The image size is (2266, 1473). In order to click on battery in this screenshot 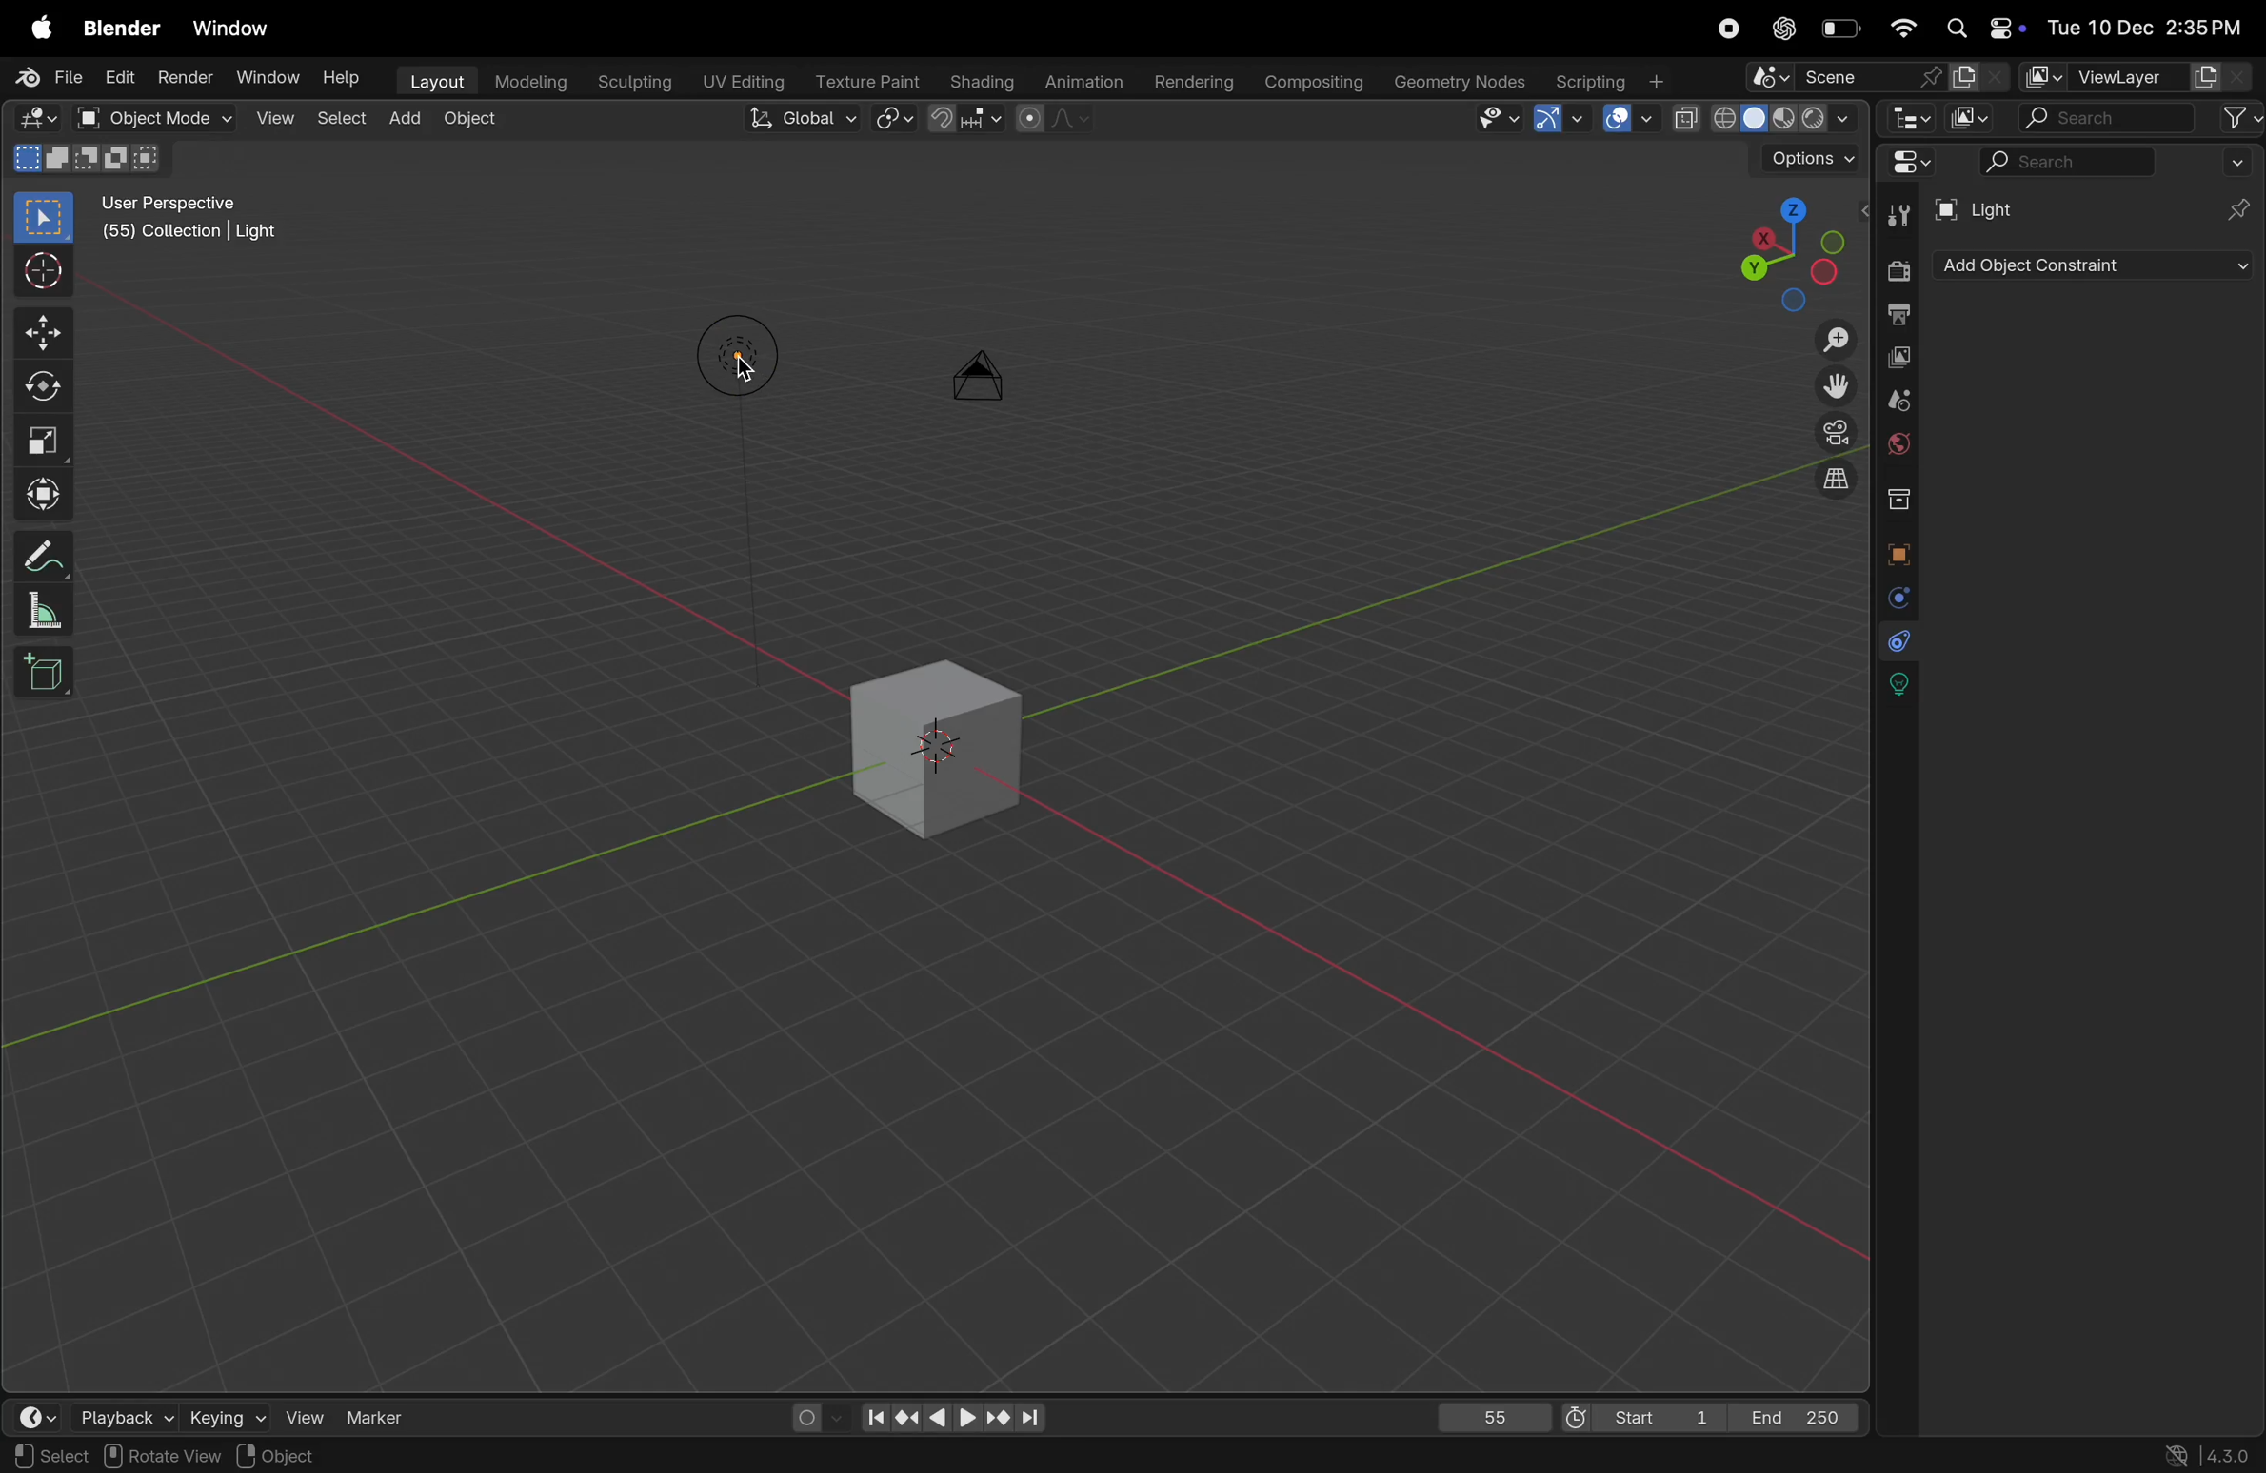, I will do `click(1841, 26)`.